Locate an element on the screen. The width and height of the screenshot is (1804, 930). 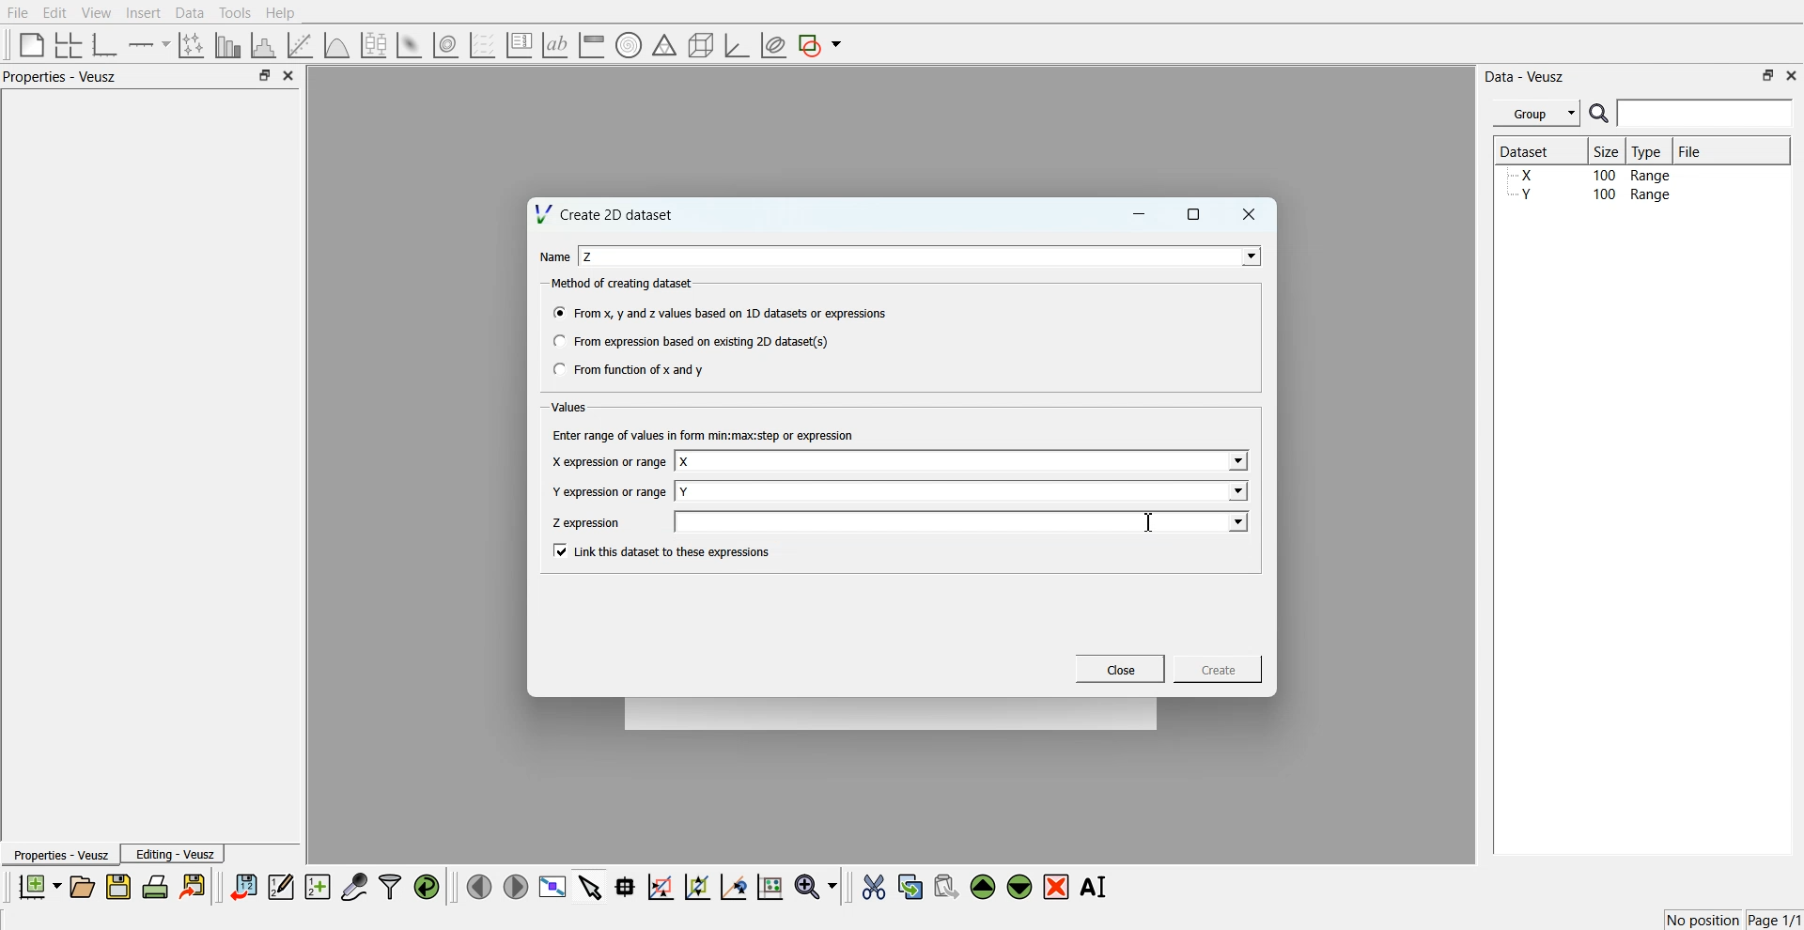
= NY expression or range is located at coordinates (610, 491).